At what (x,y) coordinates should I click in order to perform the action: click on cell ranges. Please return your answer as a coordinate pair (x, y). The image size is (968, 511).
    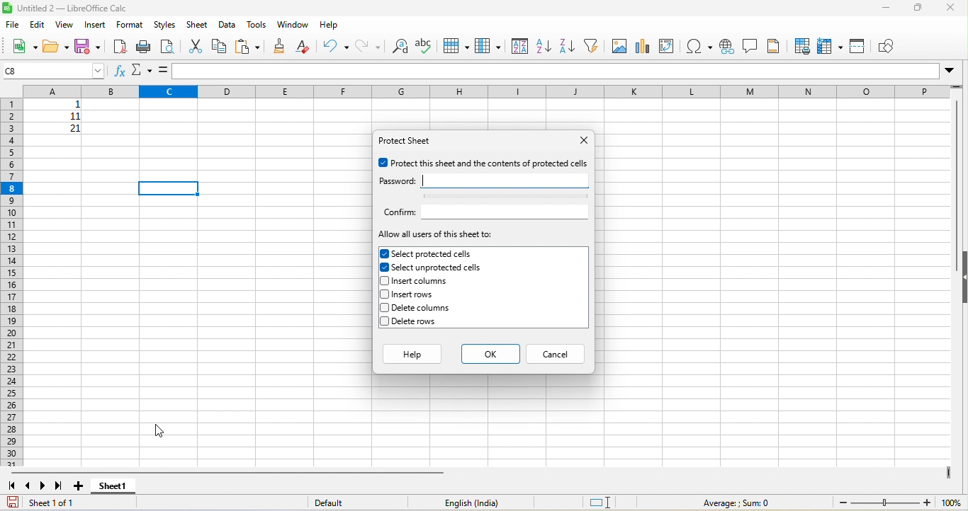
    Looking at the image, I should click on (62, 121).